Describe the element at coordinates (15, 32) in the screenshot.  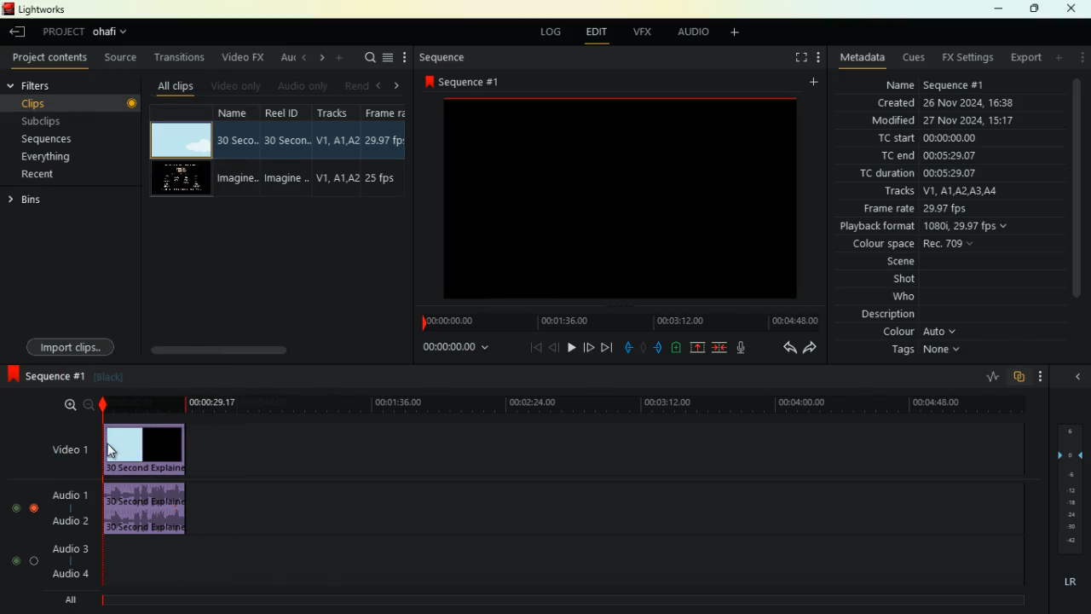
I see `back` at that location.